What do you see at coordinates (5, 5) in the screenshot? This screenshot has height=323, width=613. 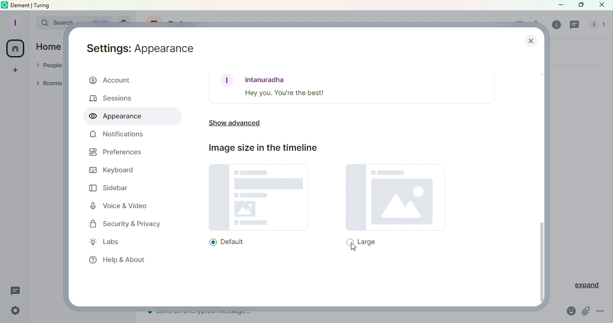 I see `Element icon` at bounding box center [5, 5].